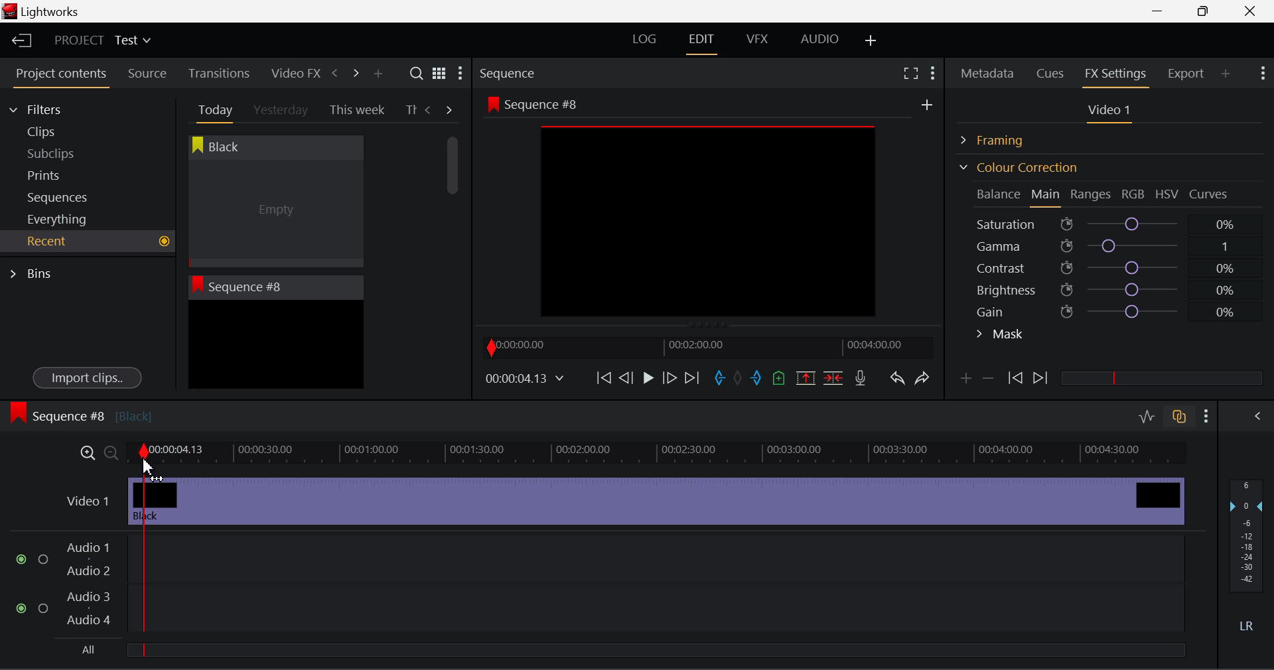 The width and height of the screenshot is (1274, 670). Describe the element at coordinates (739, 379) in the screenshot. I see `Remove All Marks` at that location.